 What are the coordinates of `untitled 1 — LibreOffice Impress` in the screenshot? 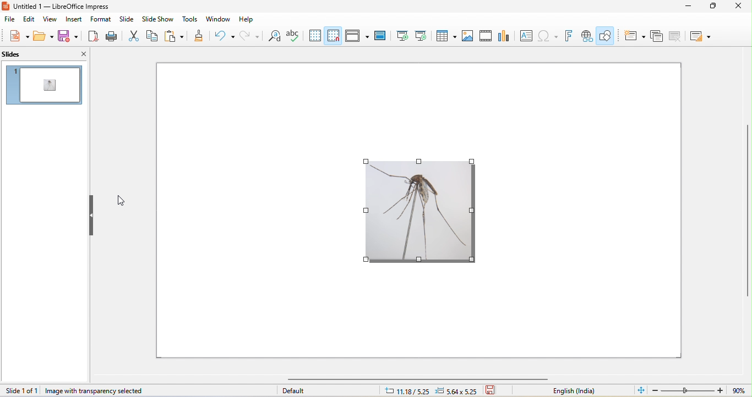 It's located at (64, 6).